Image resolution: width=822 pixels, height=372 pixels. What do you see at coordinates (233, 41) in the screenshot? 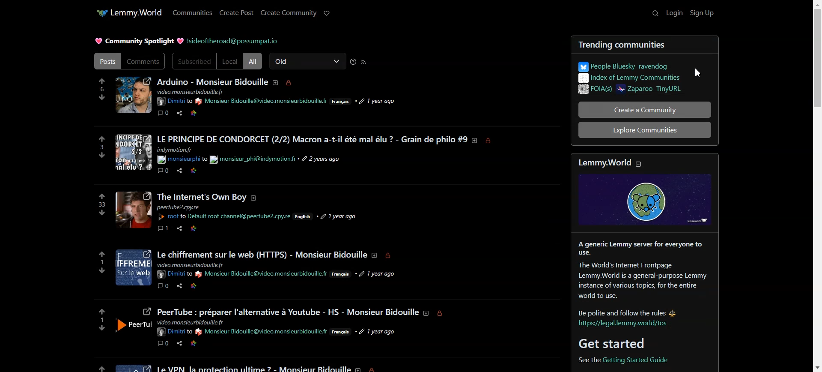
I see `Hyperlink` at bounding box center [233, 41].